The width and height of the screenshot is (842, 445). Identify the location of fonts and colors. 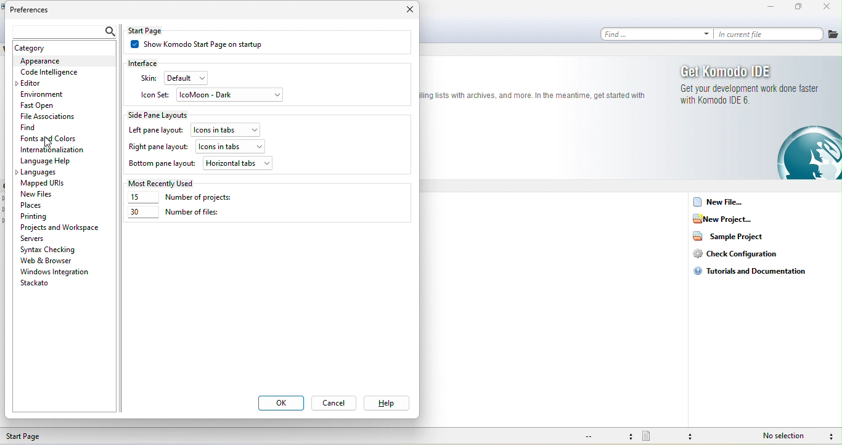
(60, 138).